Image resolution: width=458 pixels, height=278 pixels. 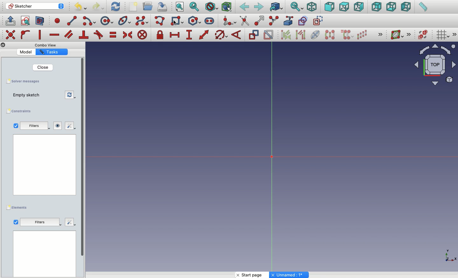 What do you see at coordinates (161, 35) in the screenshot?
I see `constrain lock` at bounding box center [161, 35].